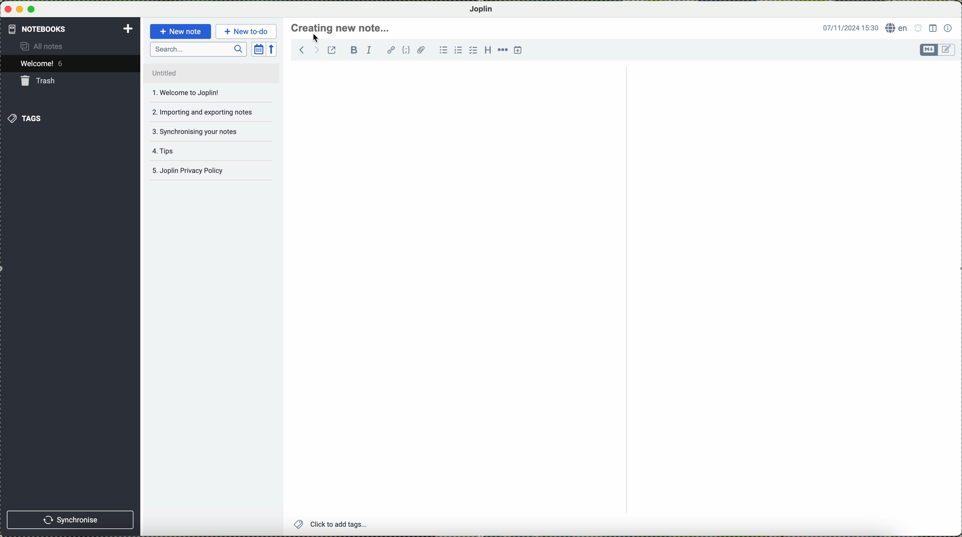 The width and height of the screenshot is (962, 537). What do you see at coordinates (407, 50) in the screenshot?
I see `code` at bounding box center [407, 50].